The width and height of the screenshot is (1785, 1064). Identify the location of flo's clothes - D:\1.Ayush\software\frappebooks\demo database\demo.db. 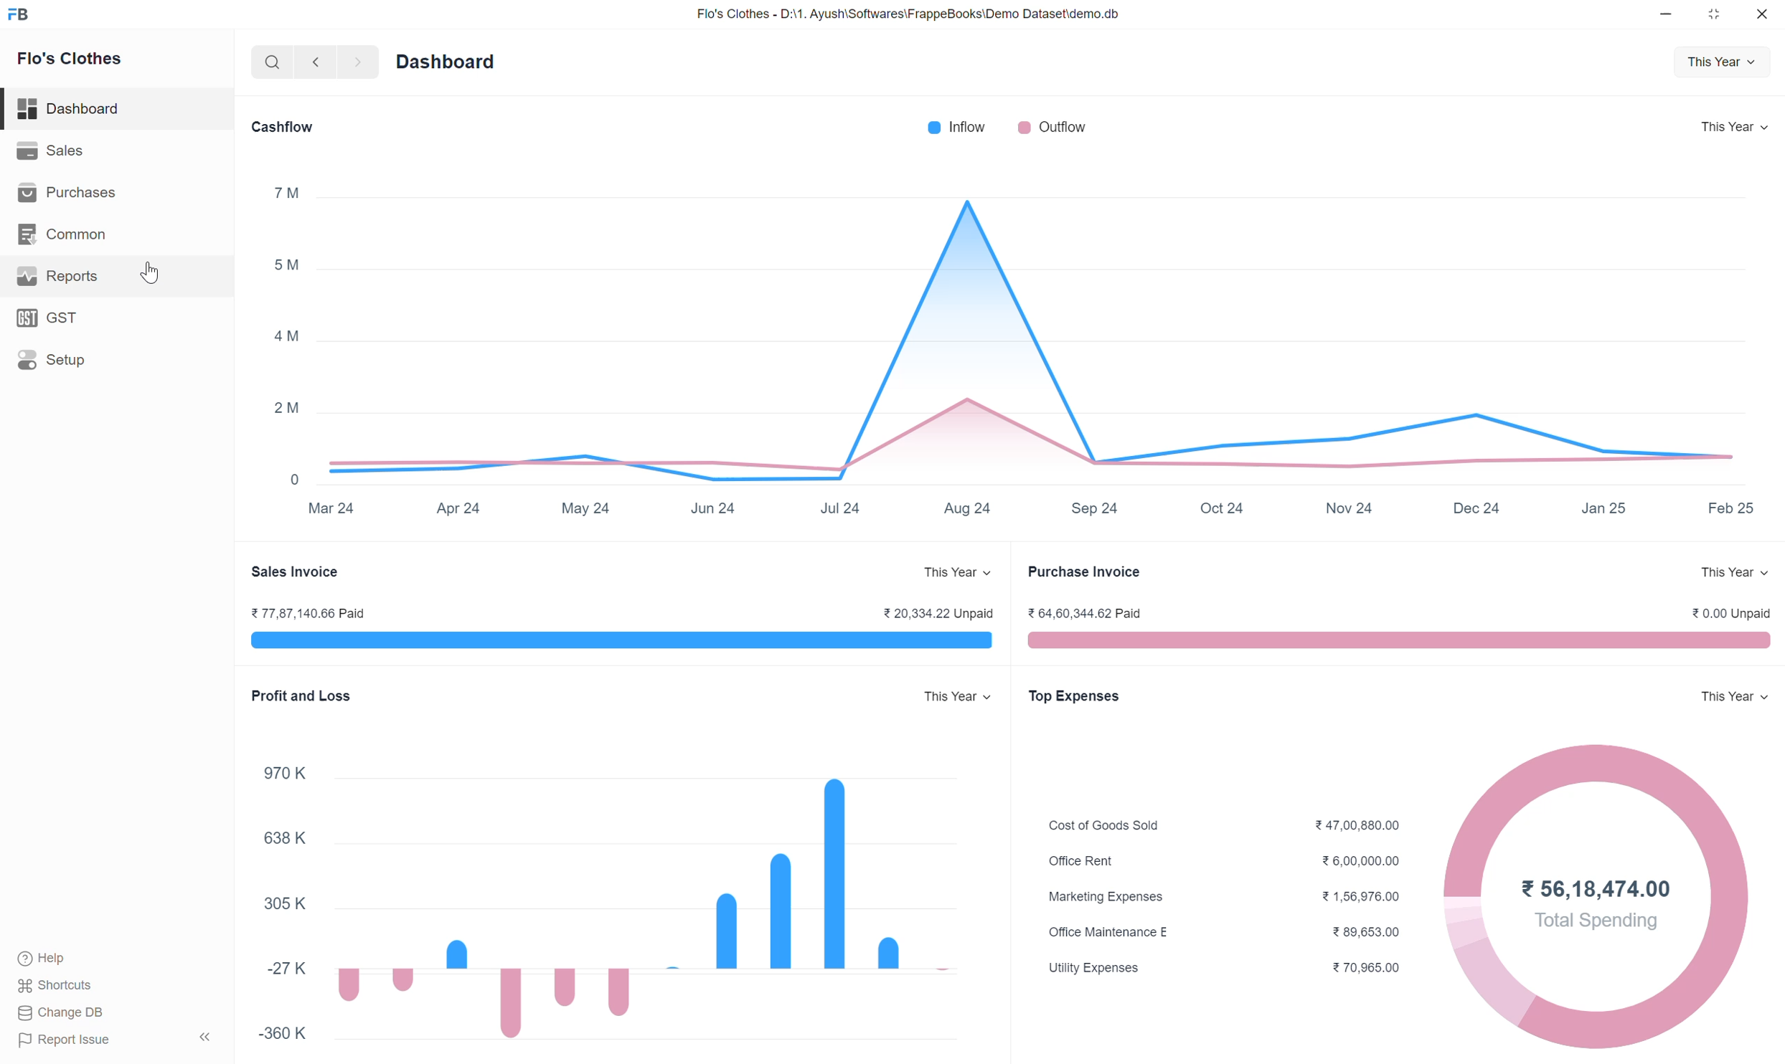
(908, 15).